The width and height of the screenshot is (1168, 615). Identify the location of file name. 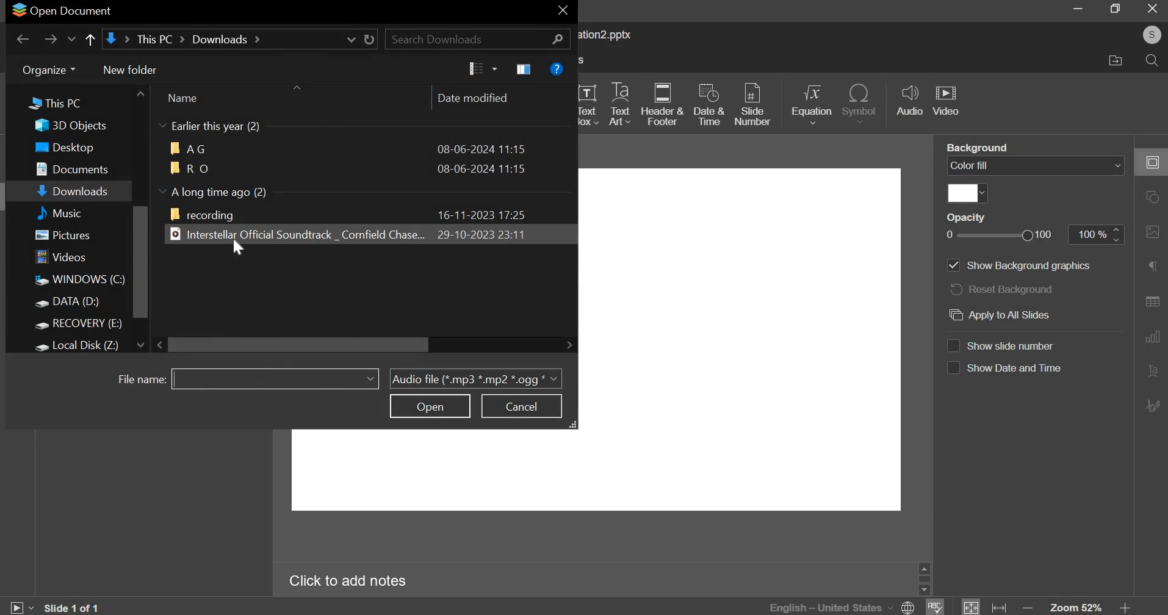
(275, 378).